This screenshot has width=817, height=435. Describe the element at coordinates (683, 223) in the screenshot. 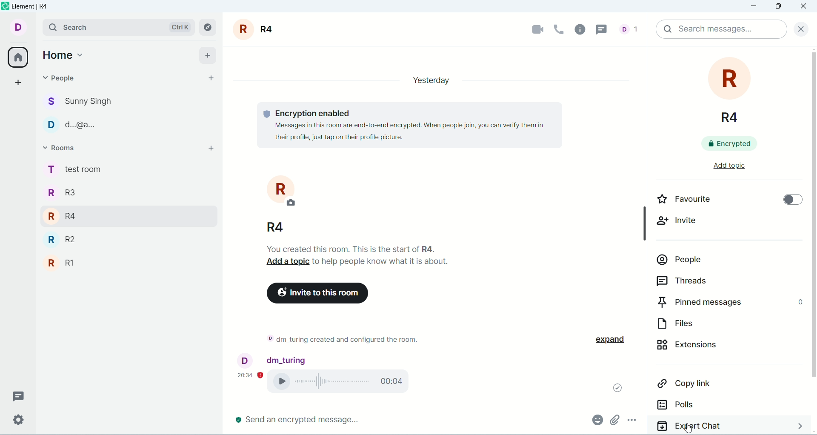

I see `invite` at that location.